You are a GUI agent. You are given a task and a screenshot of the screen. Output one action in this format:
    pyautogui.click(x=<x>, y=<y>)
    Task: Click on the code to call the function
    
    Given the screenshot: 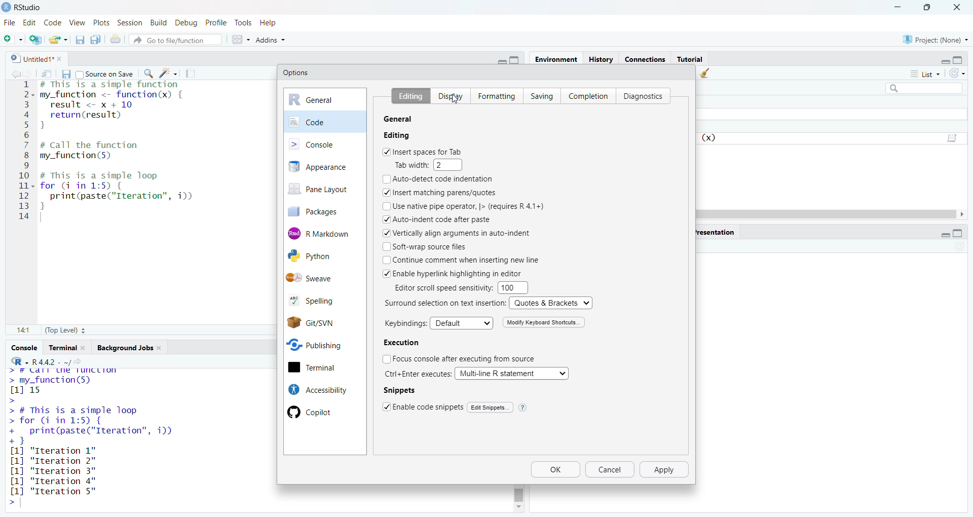 What is the action you would take?
    pyautogui.click(x=113, y=151)
    